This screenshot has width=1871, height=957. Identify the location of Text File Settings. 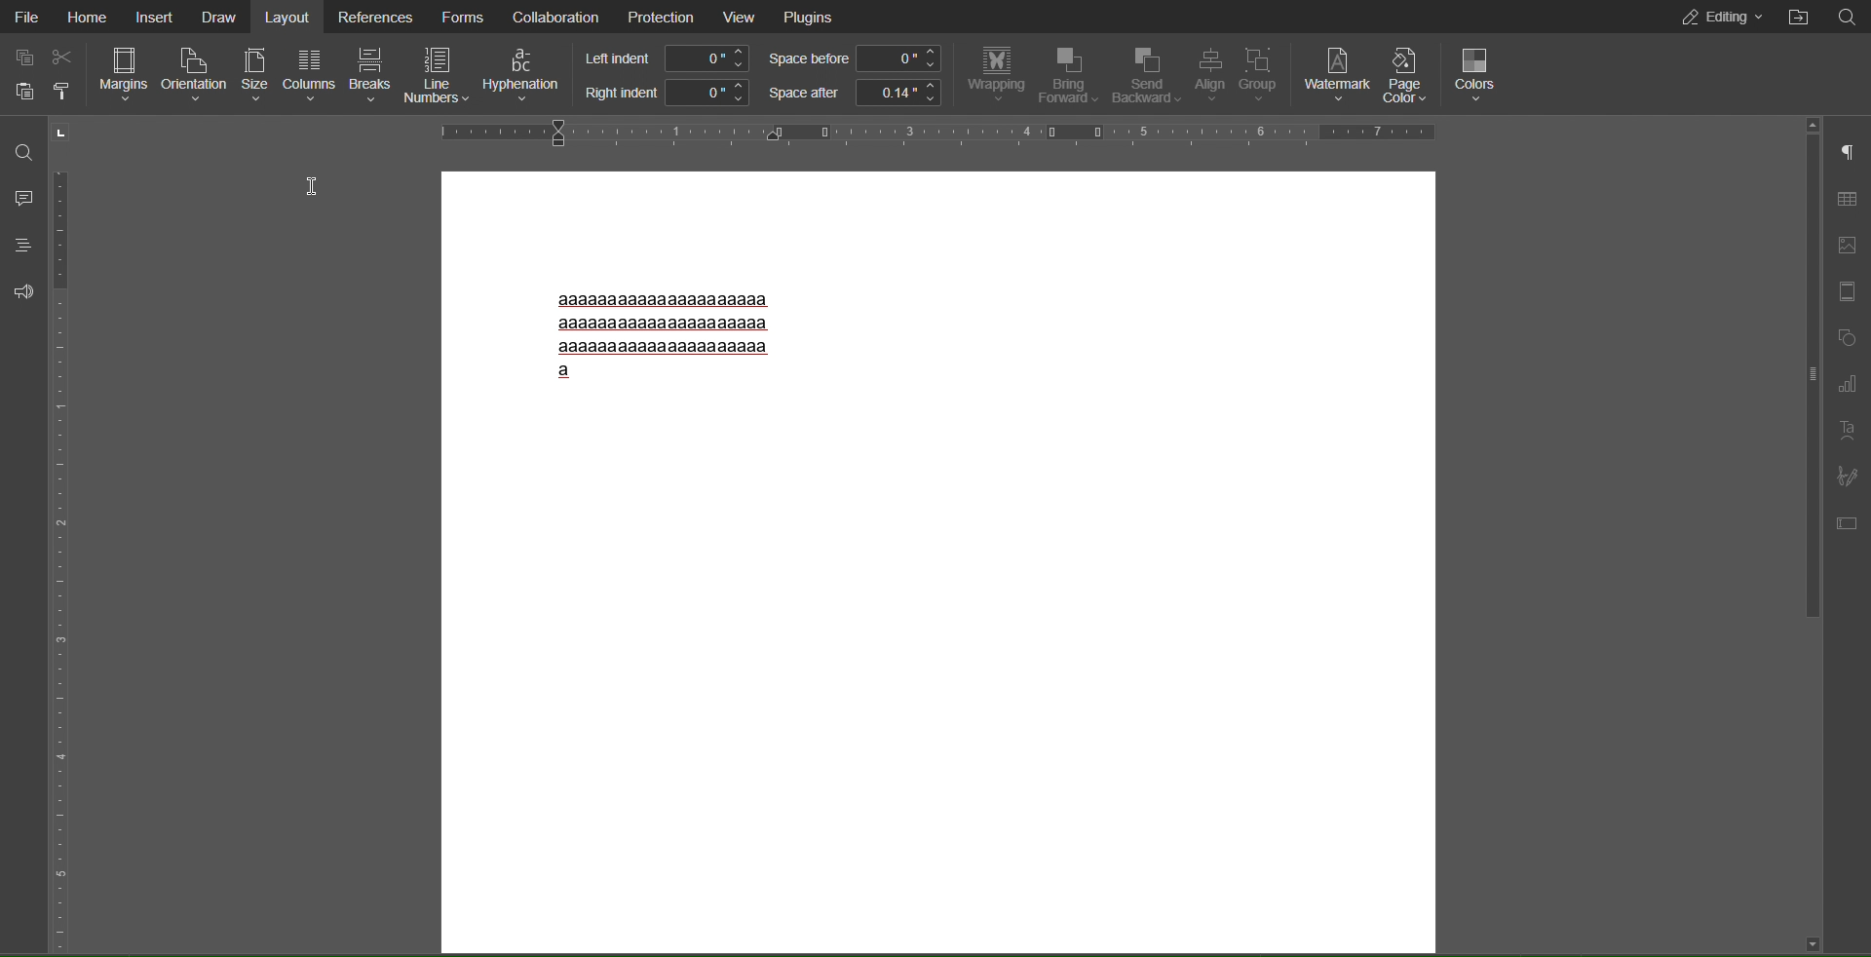
(1848, 519).